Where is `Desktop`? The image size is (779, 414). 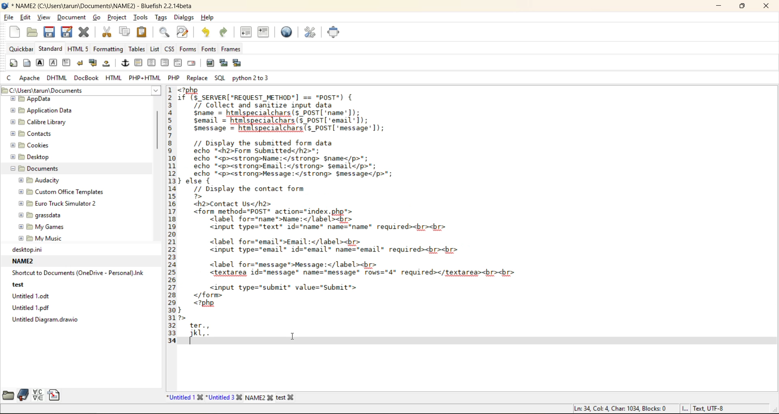 Desktop is located at coordinates (30, 158).